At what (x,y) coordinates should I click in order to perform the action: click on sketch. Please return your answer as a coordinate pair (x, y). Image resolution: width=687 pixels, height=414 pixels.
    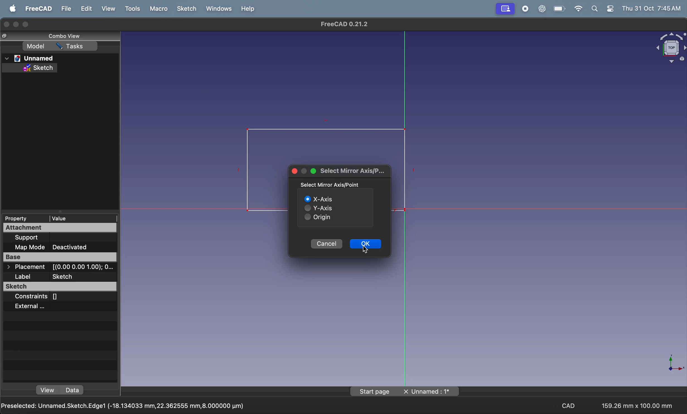
    Looking at the image, I should click on (31, 68).